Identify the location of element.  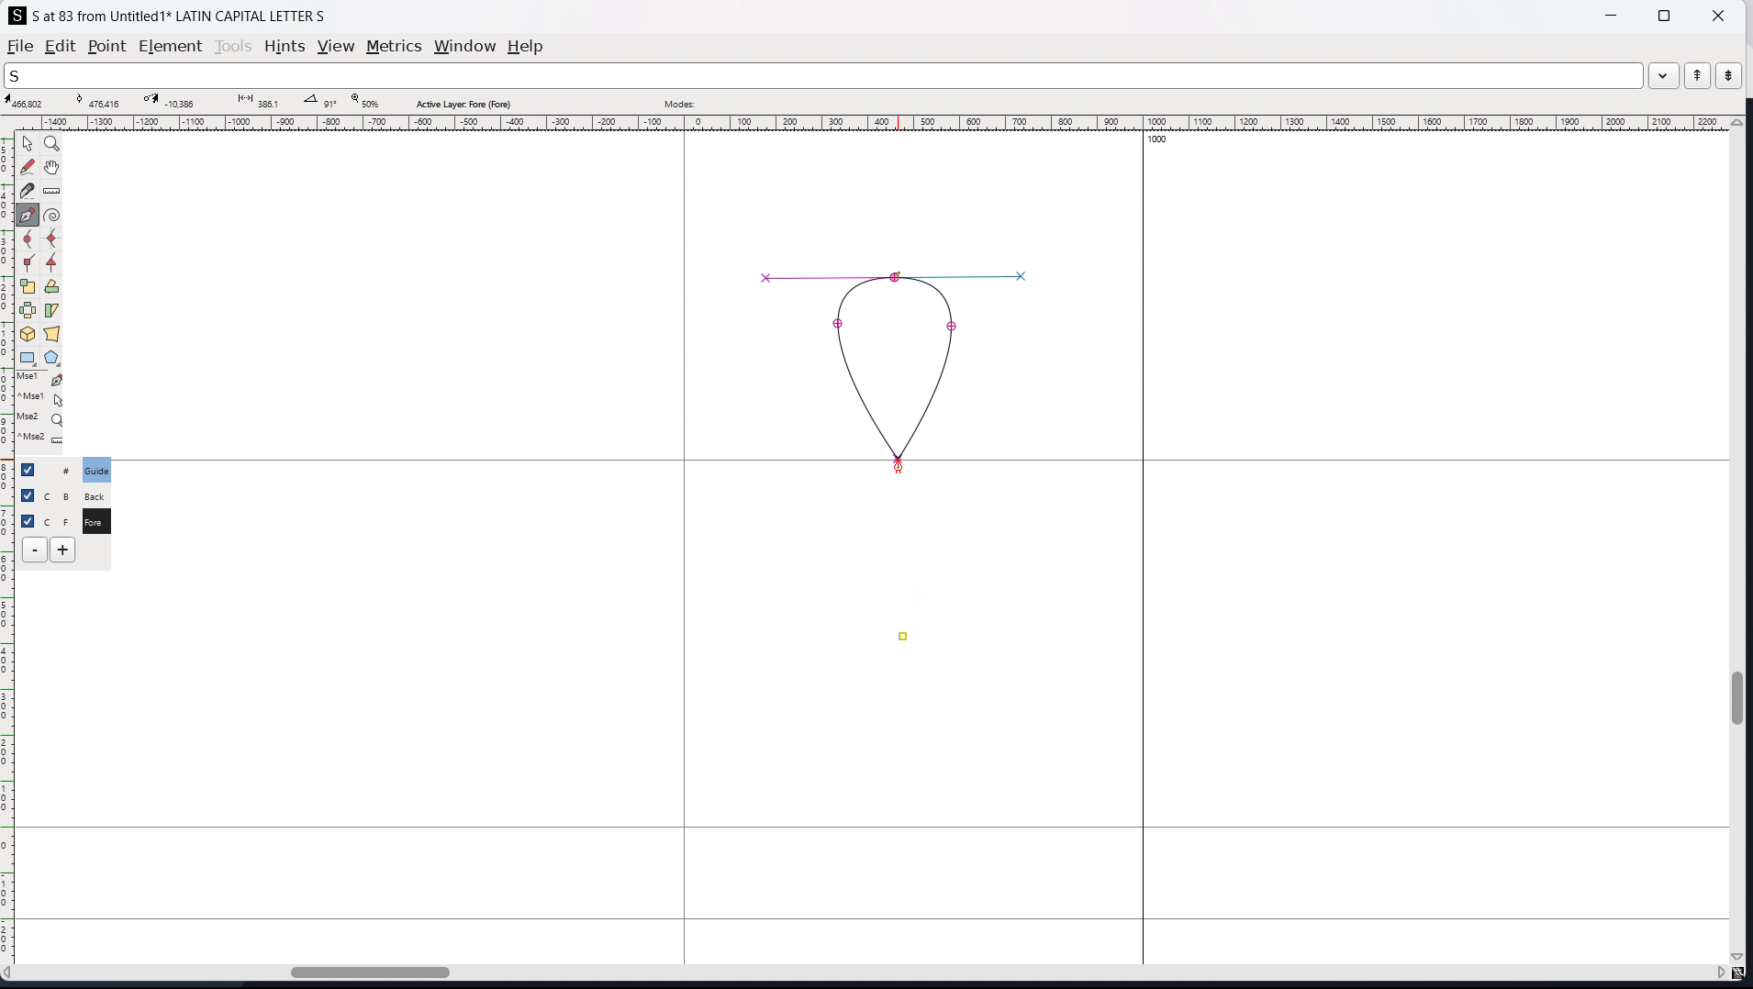
(172, 47).